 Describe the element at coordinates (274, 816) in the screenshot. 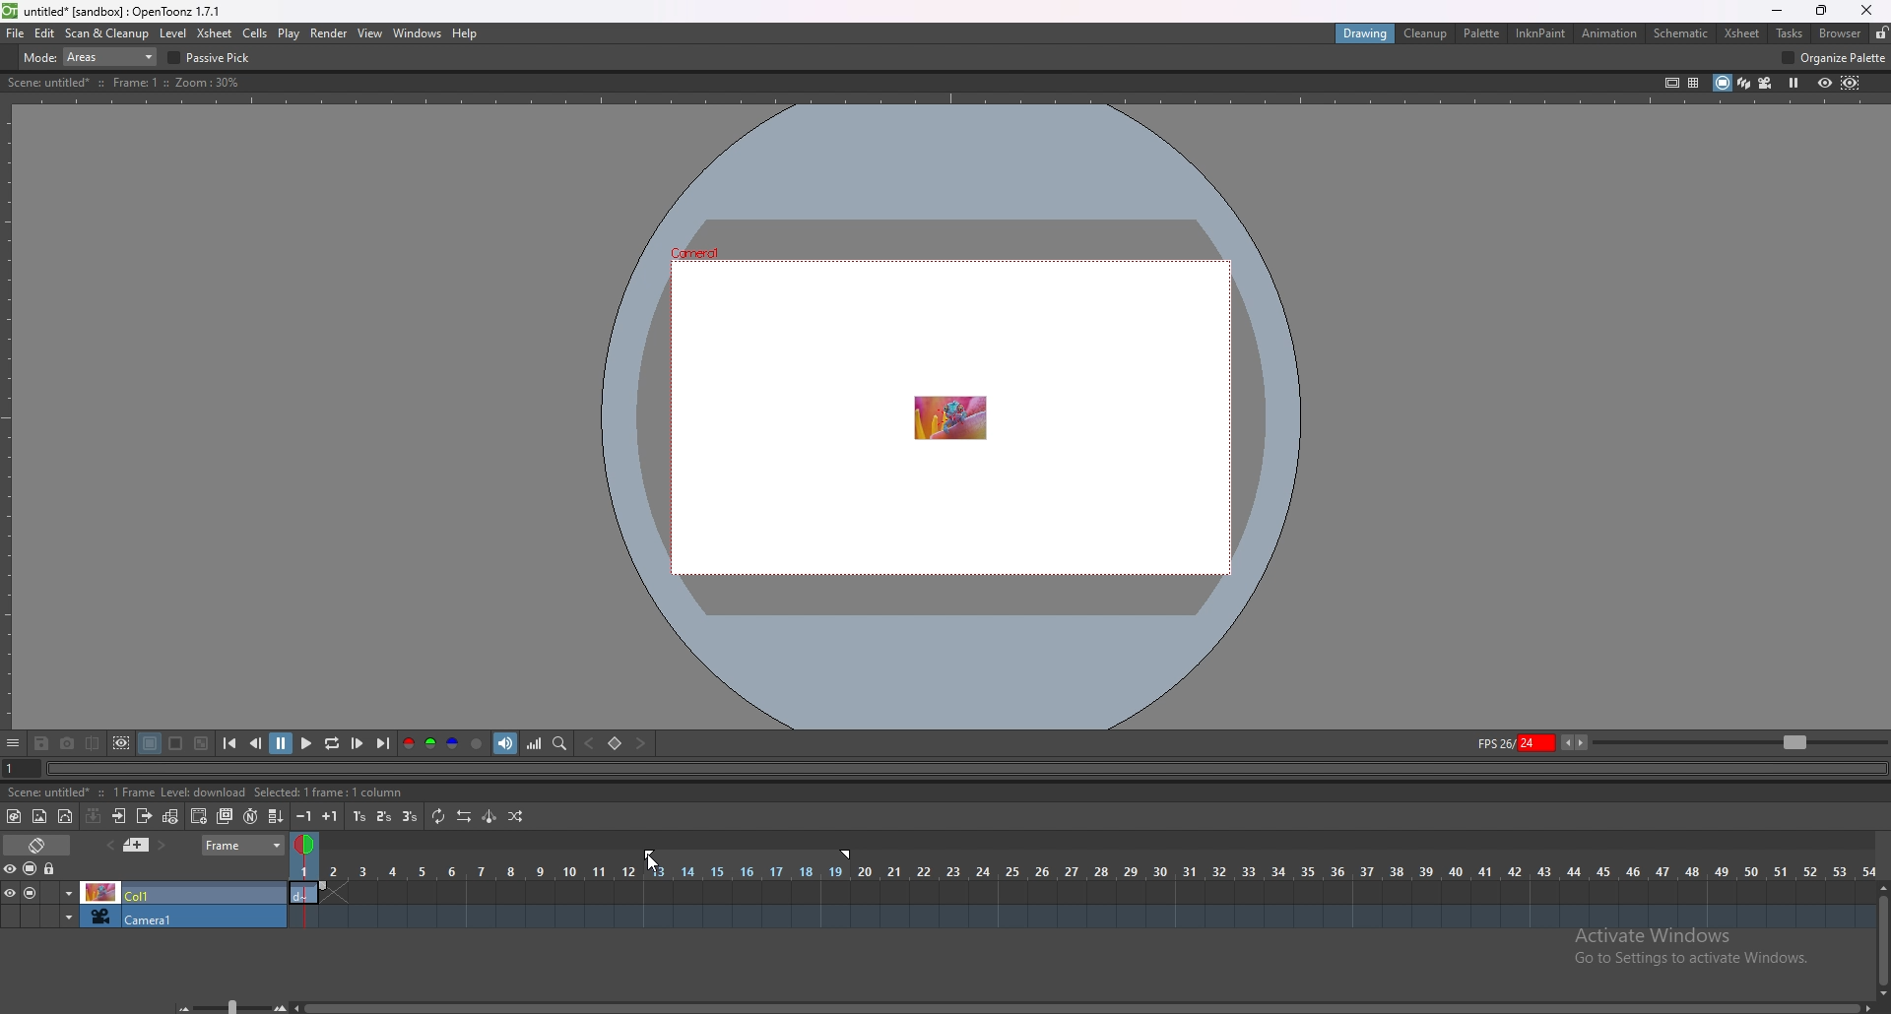

I see `fill in empty cells` at that location.